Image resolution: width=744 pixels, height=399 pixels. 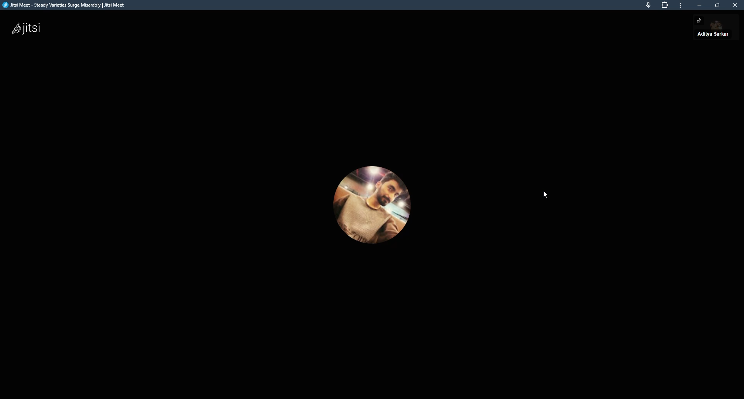 I want to click on minimize, so click(x=700, y=5).